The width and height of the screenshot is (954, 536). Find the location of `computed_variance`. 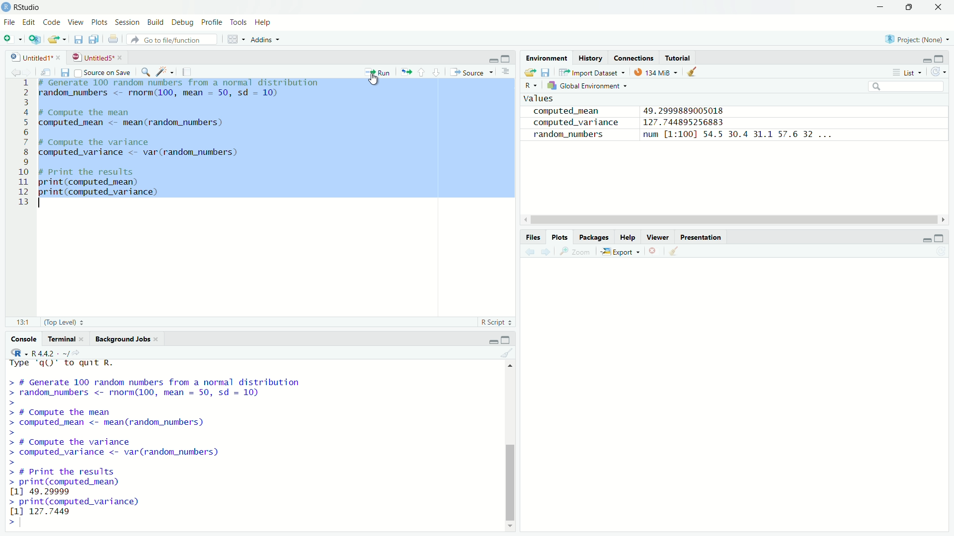

computed_variance is located at coordinates (574, 123).